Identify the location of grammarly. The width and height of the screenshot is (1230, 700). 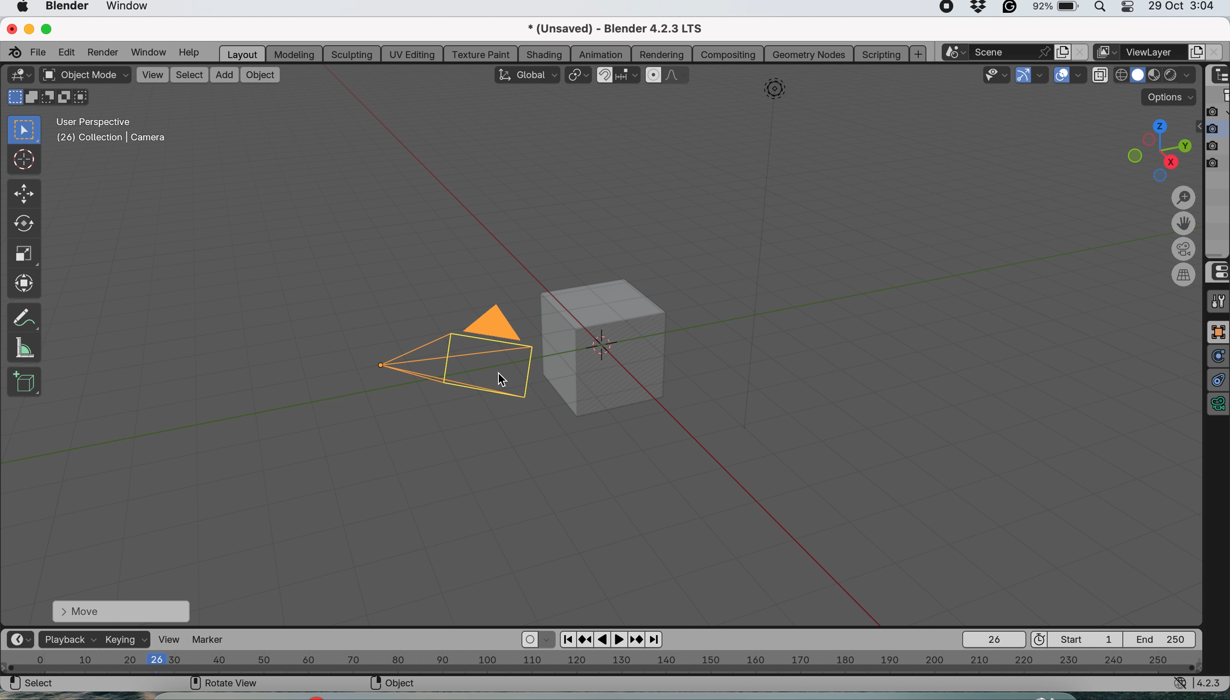
(1011, 9).